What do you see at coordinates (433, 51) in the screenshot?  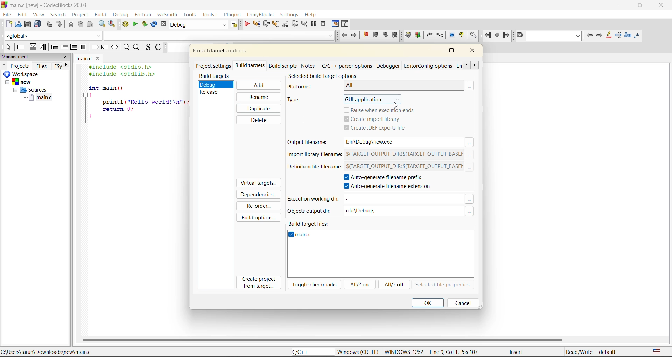 I see `minimize` at bounding box center [433, 51].